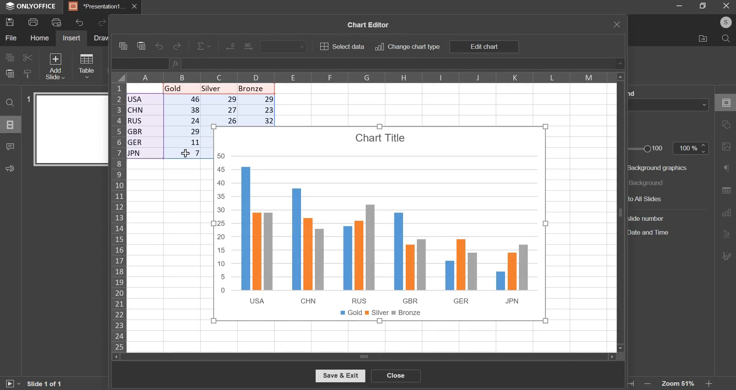  Describe the element at coordinates (259, 110) in the screenshot. I see `23` at that location.